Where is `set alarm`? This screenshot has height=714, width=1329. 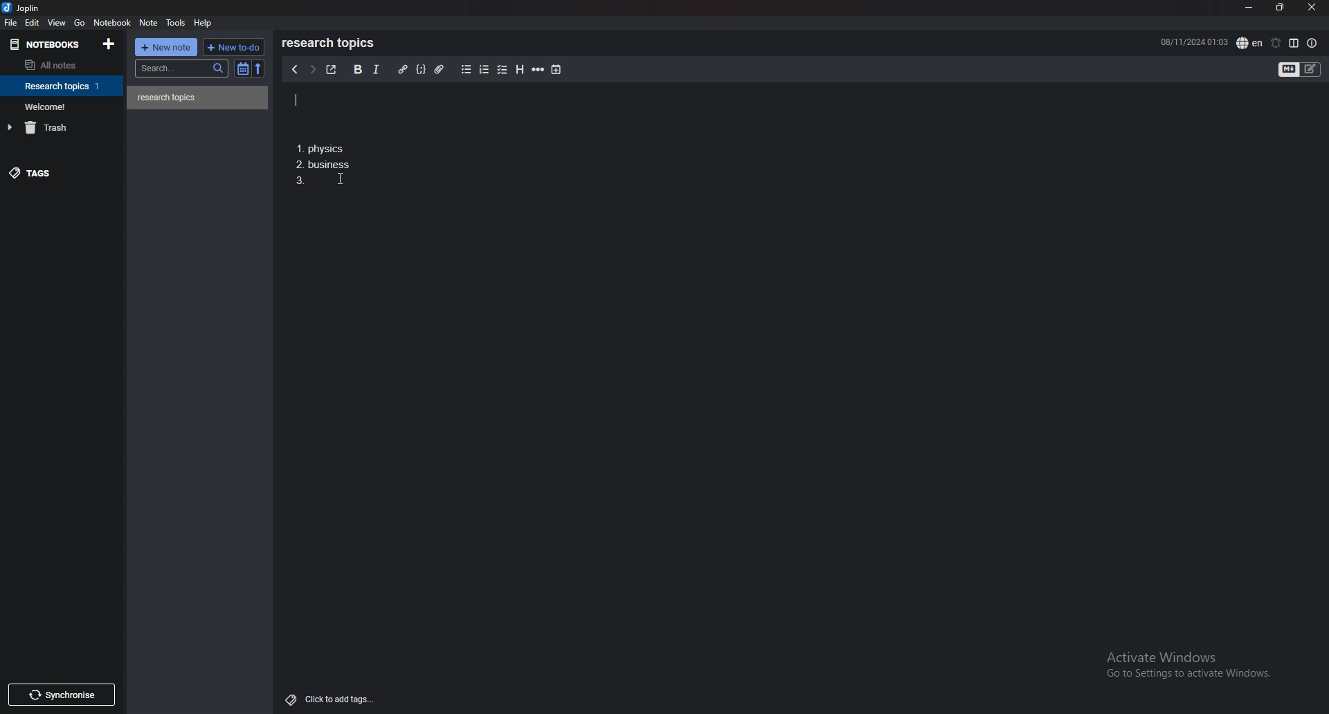 set alarm is located at coordinates (1274, 43).